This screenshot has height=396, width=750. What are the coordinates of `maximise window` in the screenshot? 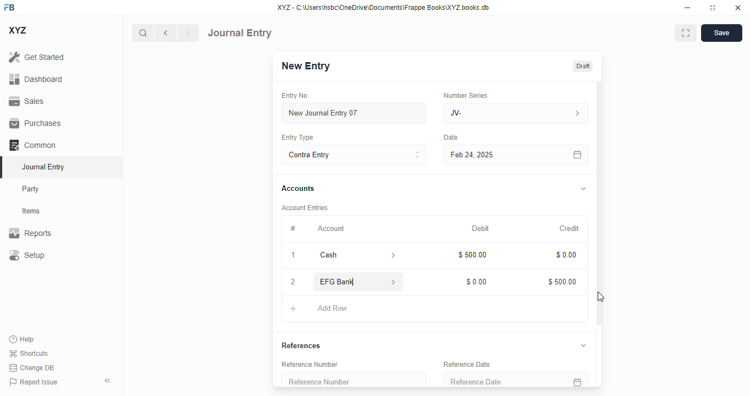 It's located at (686, 33).